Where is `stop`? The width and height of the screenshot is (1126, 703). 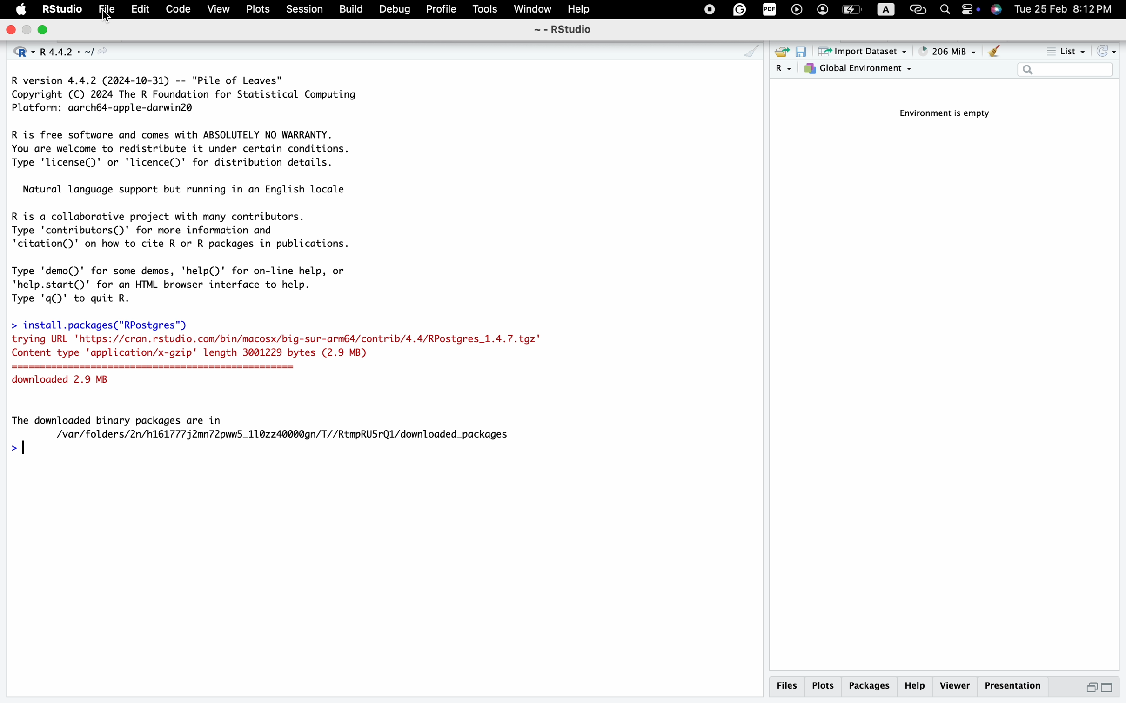 stop is located at coordinates (707, 9).